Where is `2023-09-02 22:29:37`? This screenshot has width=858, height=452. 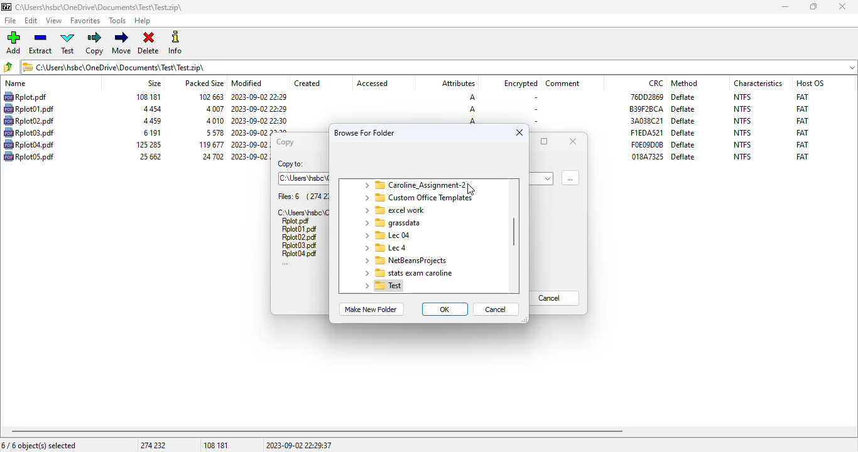
2023-09-02 22:29:37 is located at coordinates (299, 445).